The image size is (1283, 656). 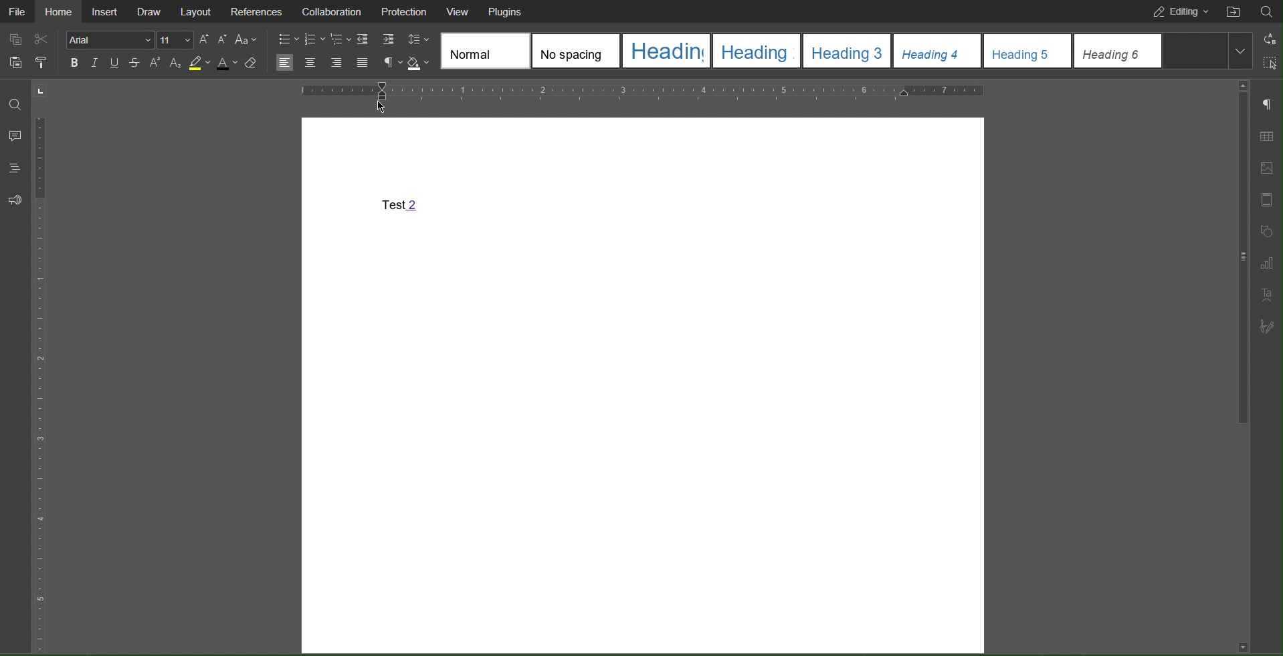 What do you see at coordinates (13, 103) in the screenshot?
I see `Search` at bounding box center [13, 103].